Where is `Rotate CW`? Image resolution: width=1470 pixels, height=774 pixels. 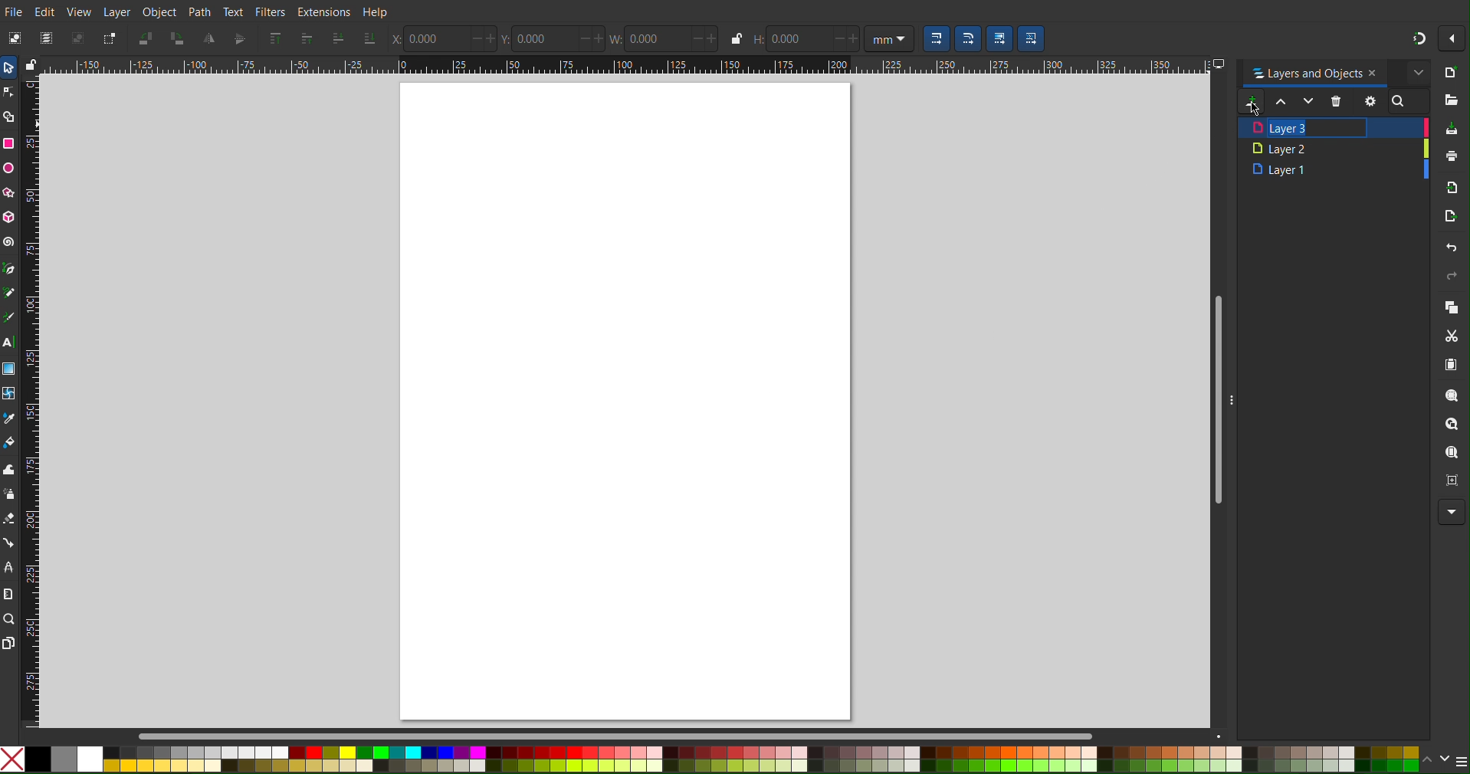 Rotate CW is located at coordinates (177, 39).